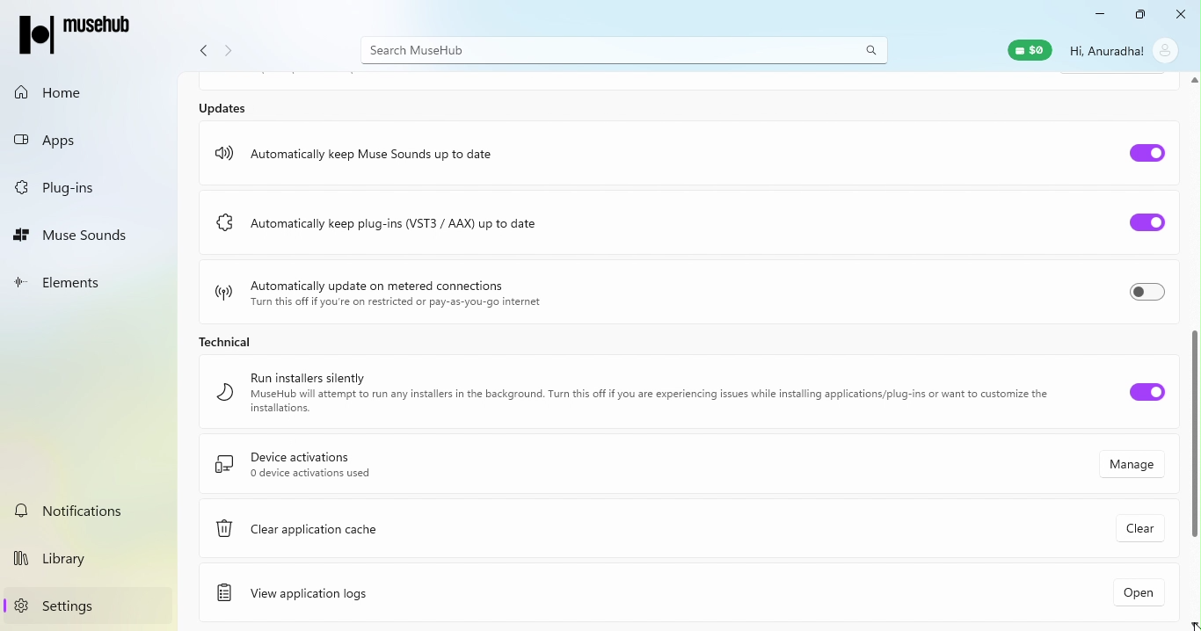  What do you see at coordinates (375, 220) in the screenshot?
I see `Automatically keep plug-ins (VST3/AAX) up to date` at bounding box center [375, 220].